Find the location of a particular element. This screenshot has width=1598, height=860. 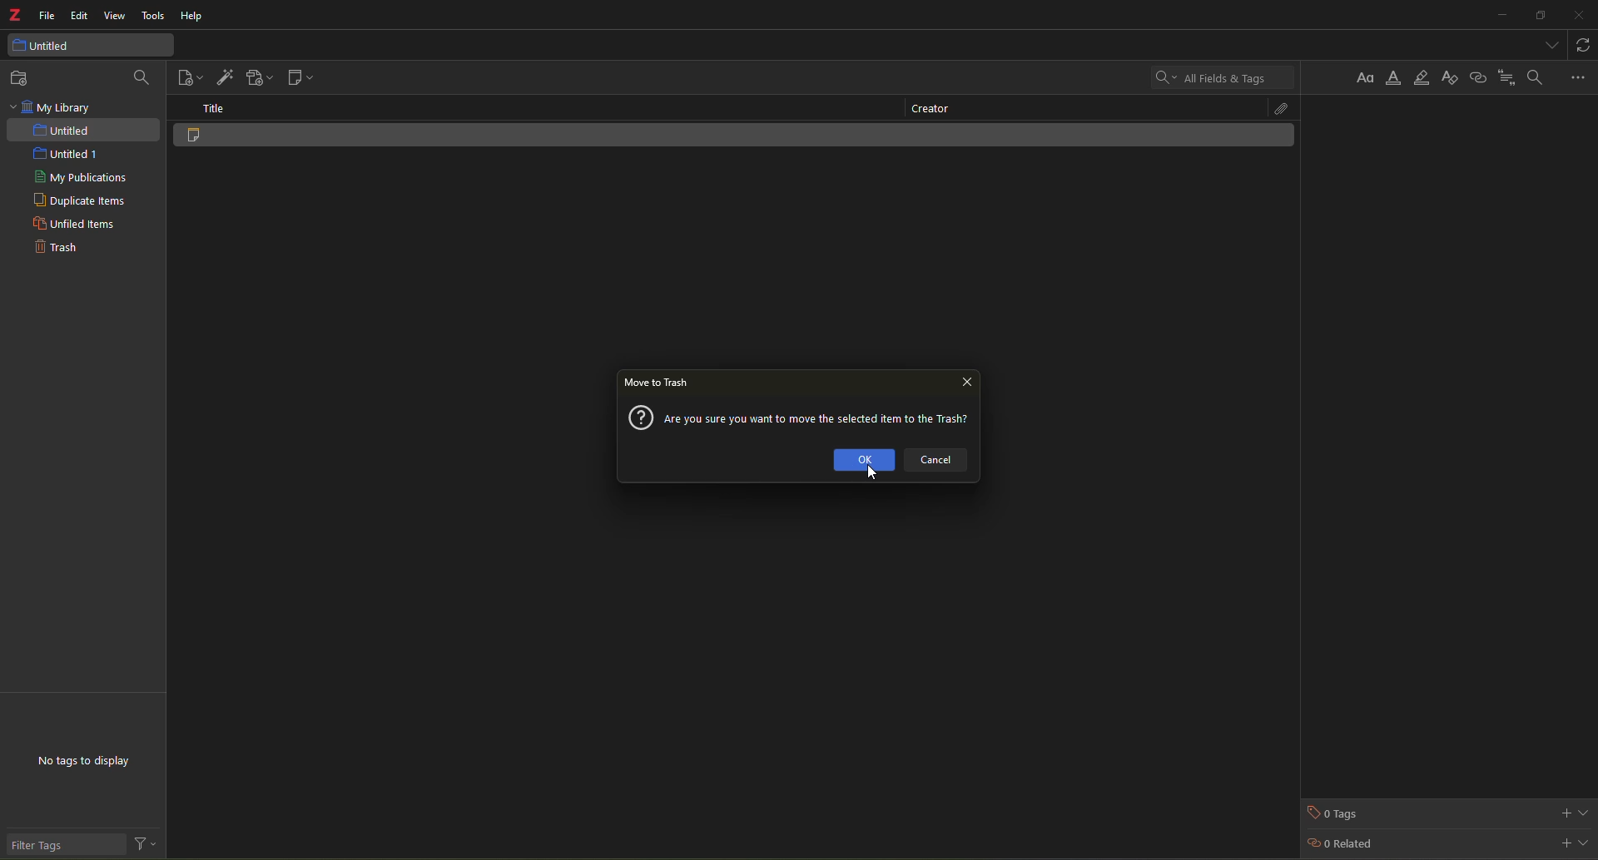

attach is located at coordinates (1271, 107).